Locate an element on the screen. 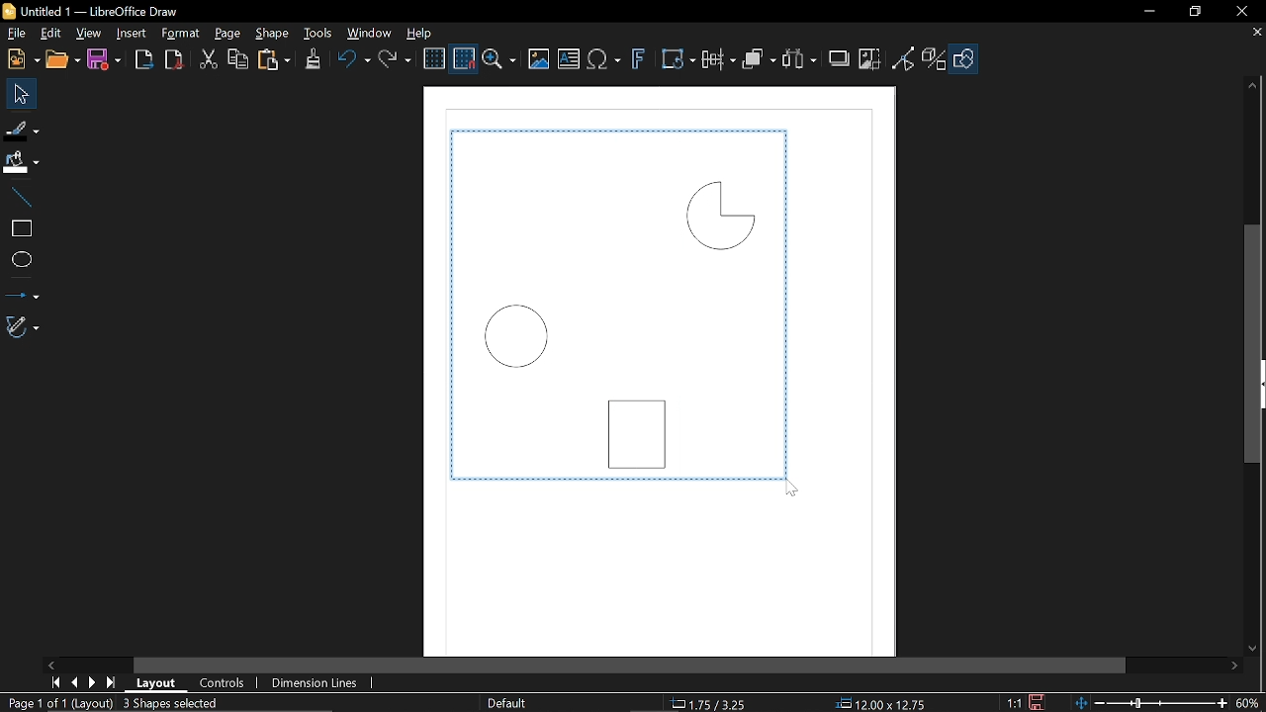 This screenshot has height=712, width=1266. Circle is located at coordinates (518, 337).